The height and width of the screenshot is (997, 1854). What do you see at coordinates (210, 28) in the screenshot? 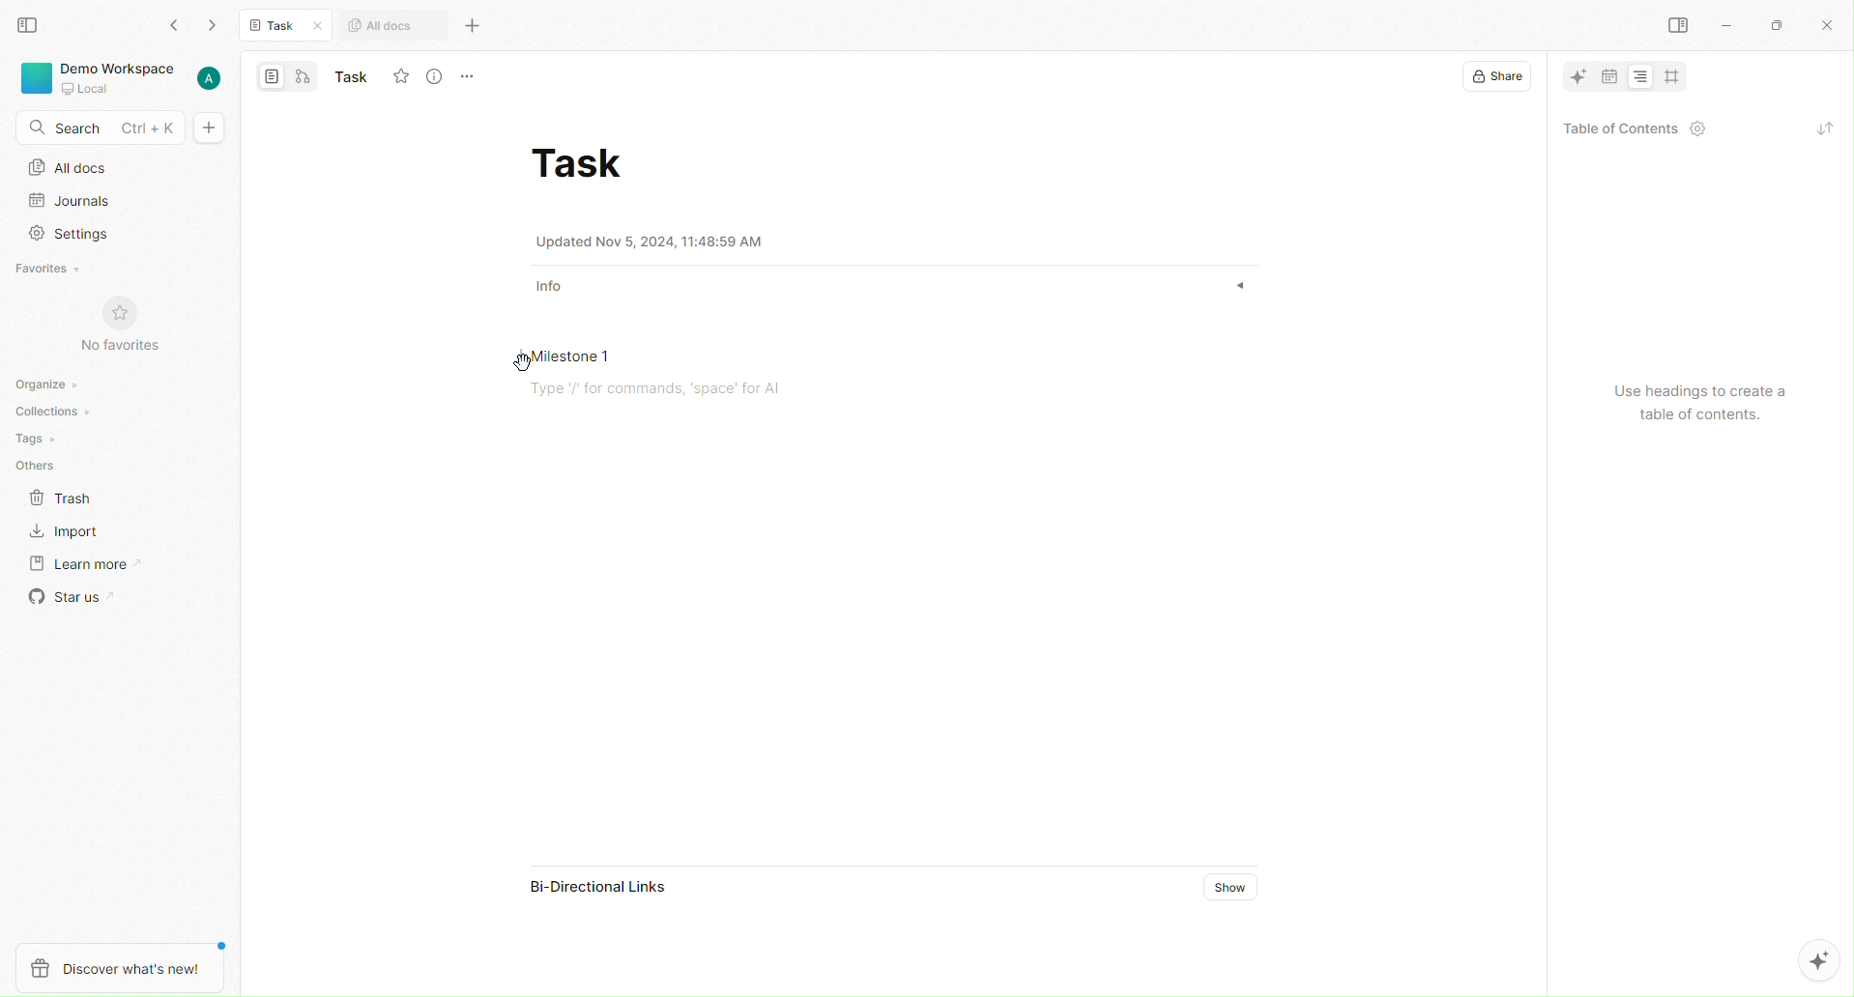
I see `forward` at bounding box center [210, 28].